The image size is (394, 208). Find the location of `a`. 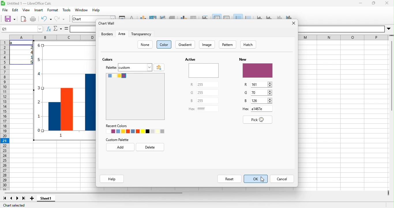

a is located at coordinates (12, 43).